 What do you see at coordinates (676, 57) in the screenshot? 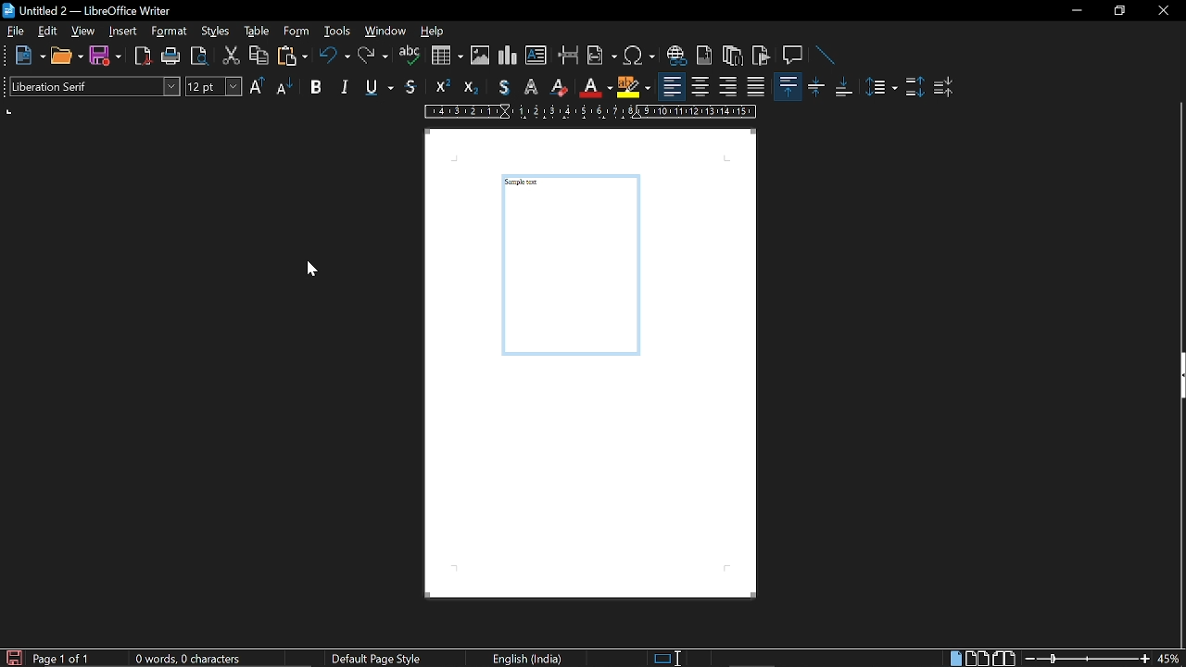
I see `insert hyperlink` at bounding box center [676, 57].